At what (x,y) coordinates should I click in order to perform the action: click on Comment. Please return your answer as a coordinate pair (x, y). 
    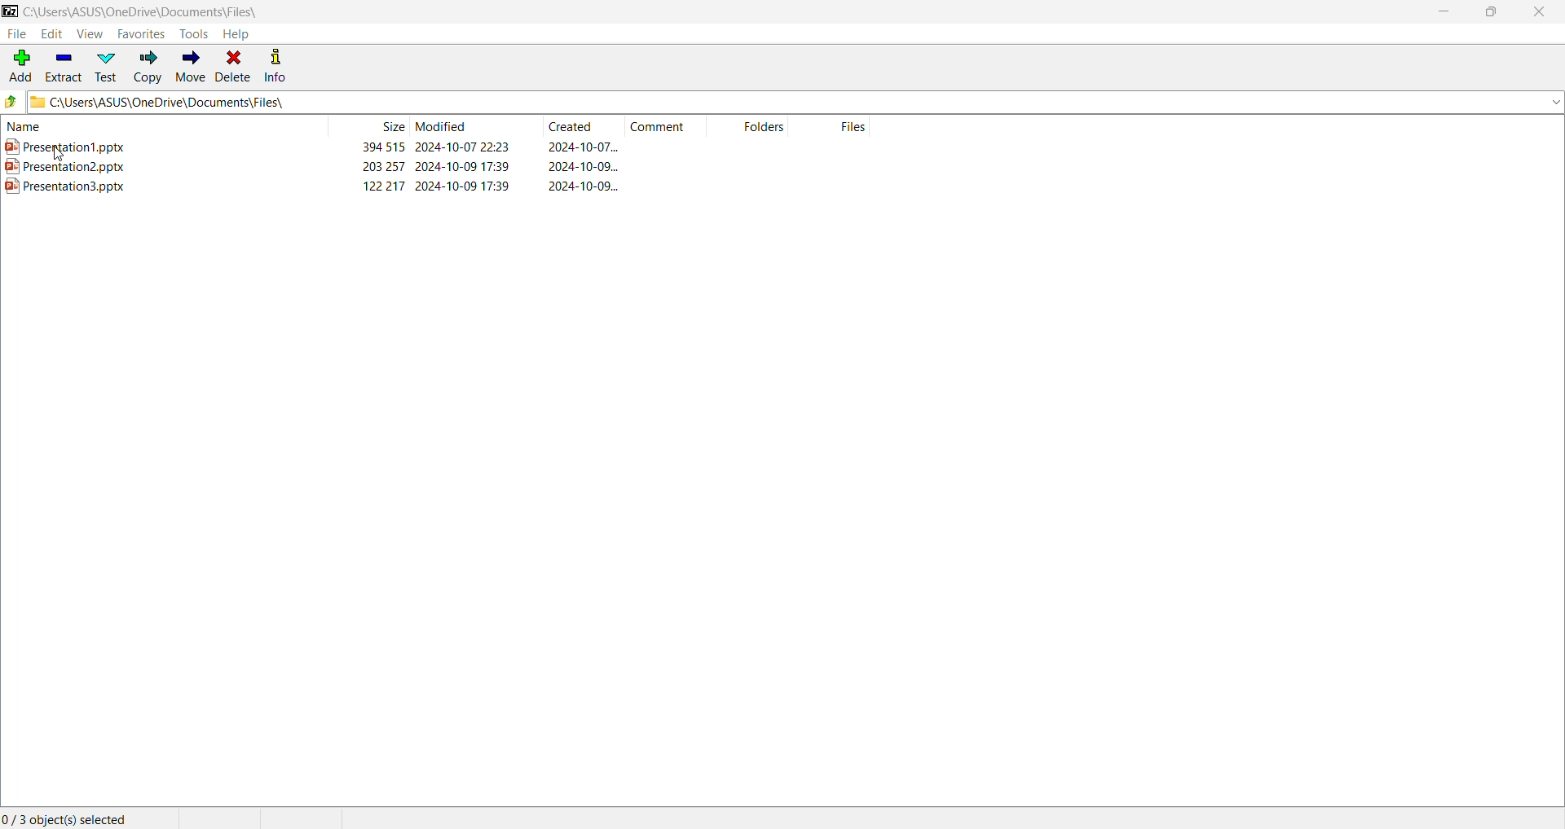
    Looking at the image, I should click on (663, 125).